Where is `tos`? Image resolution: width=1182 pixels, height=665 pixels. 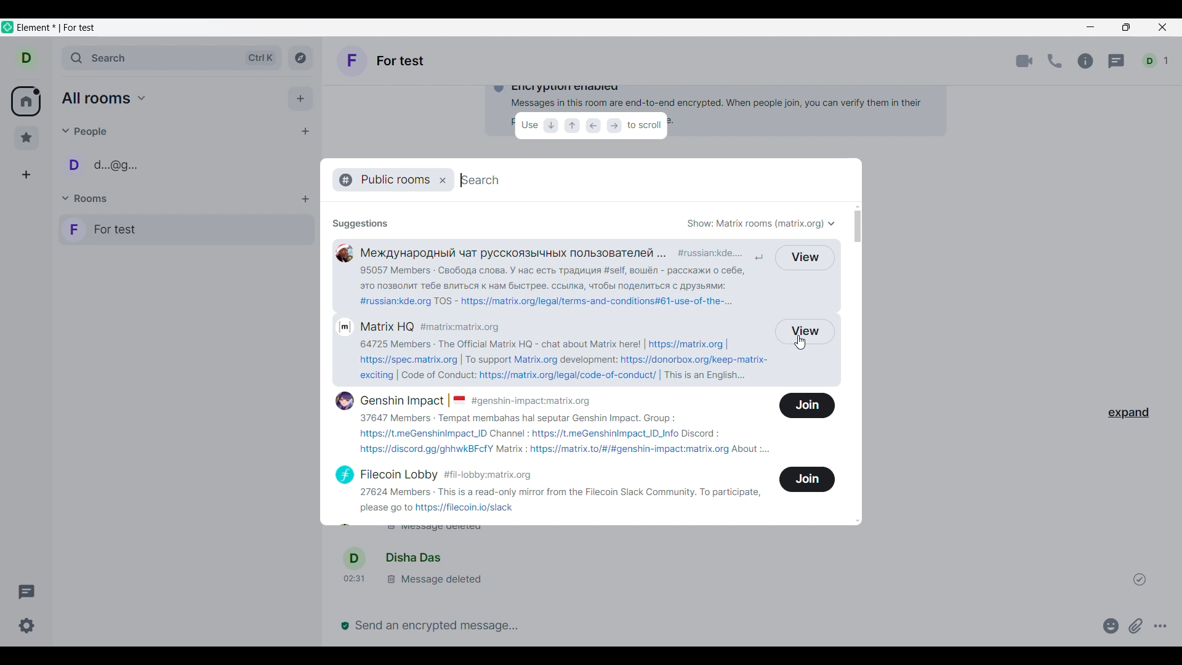
tos is located at coordinates (444, 301).